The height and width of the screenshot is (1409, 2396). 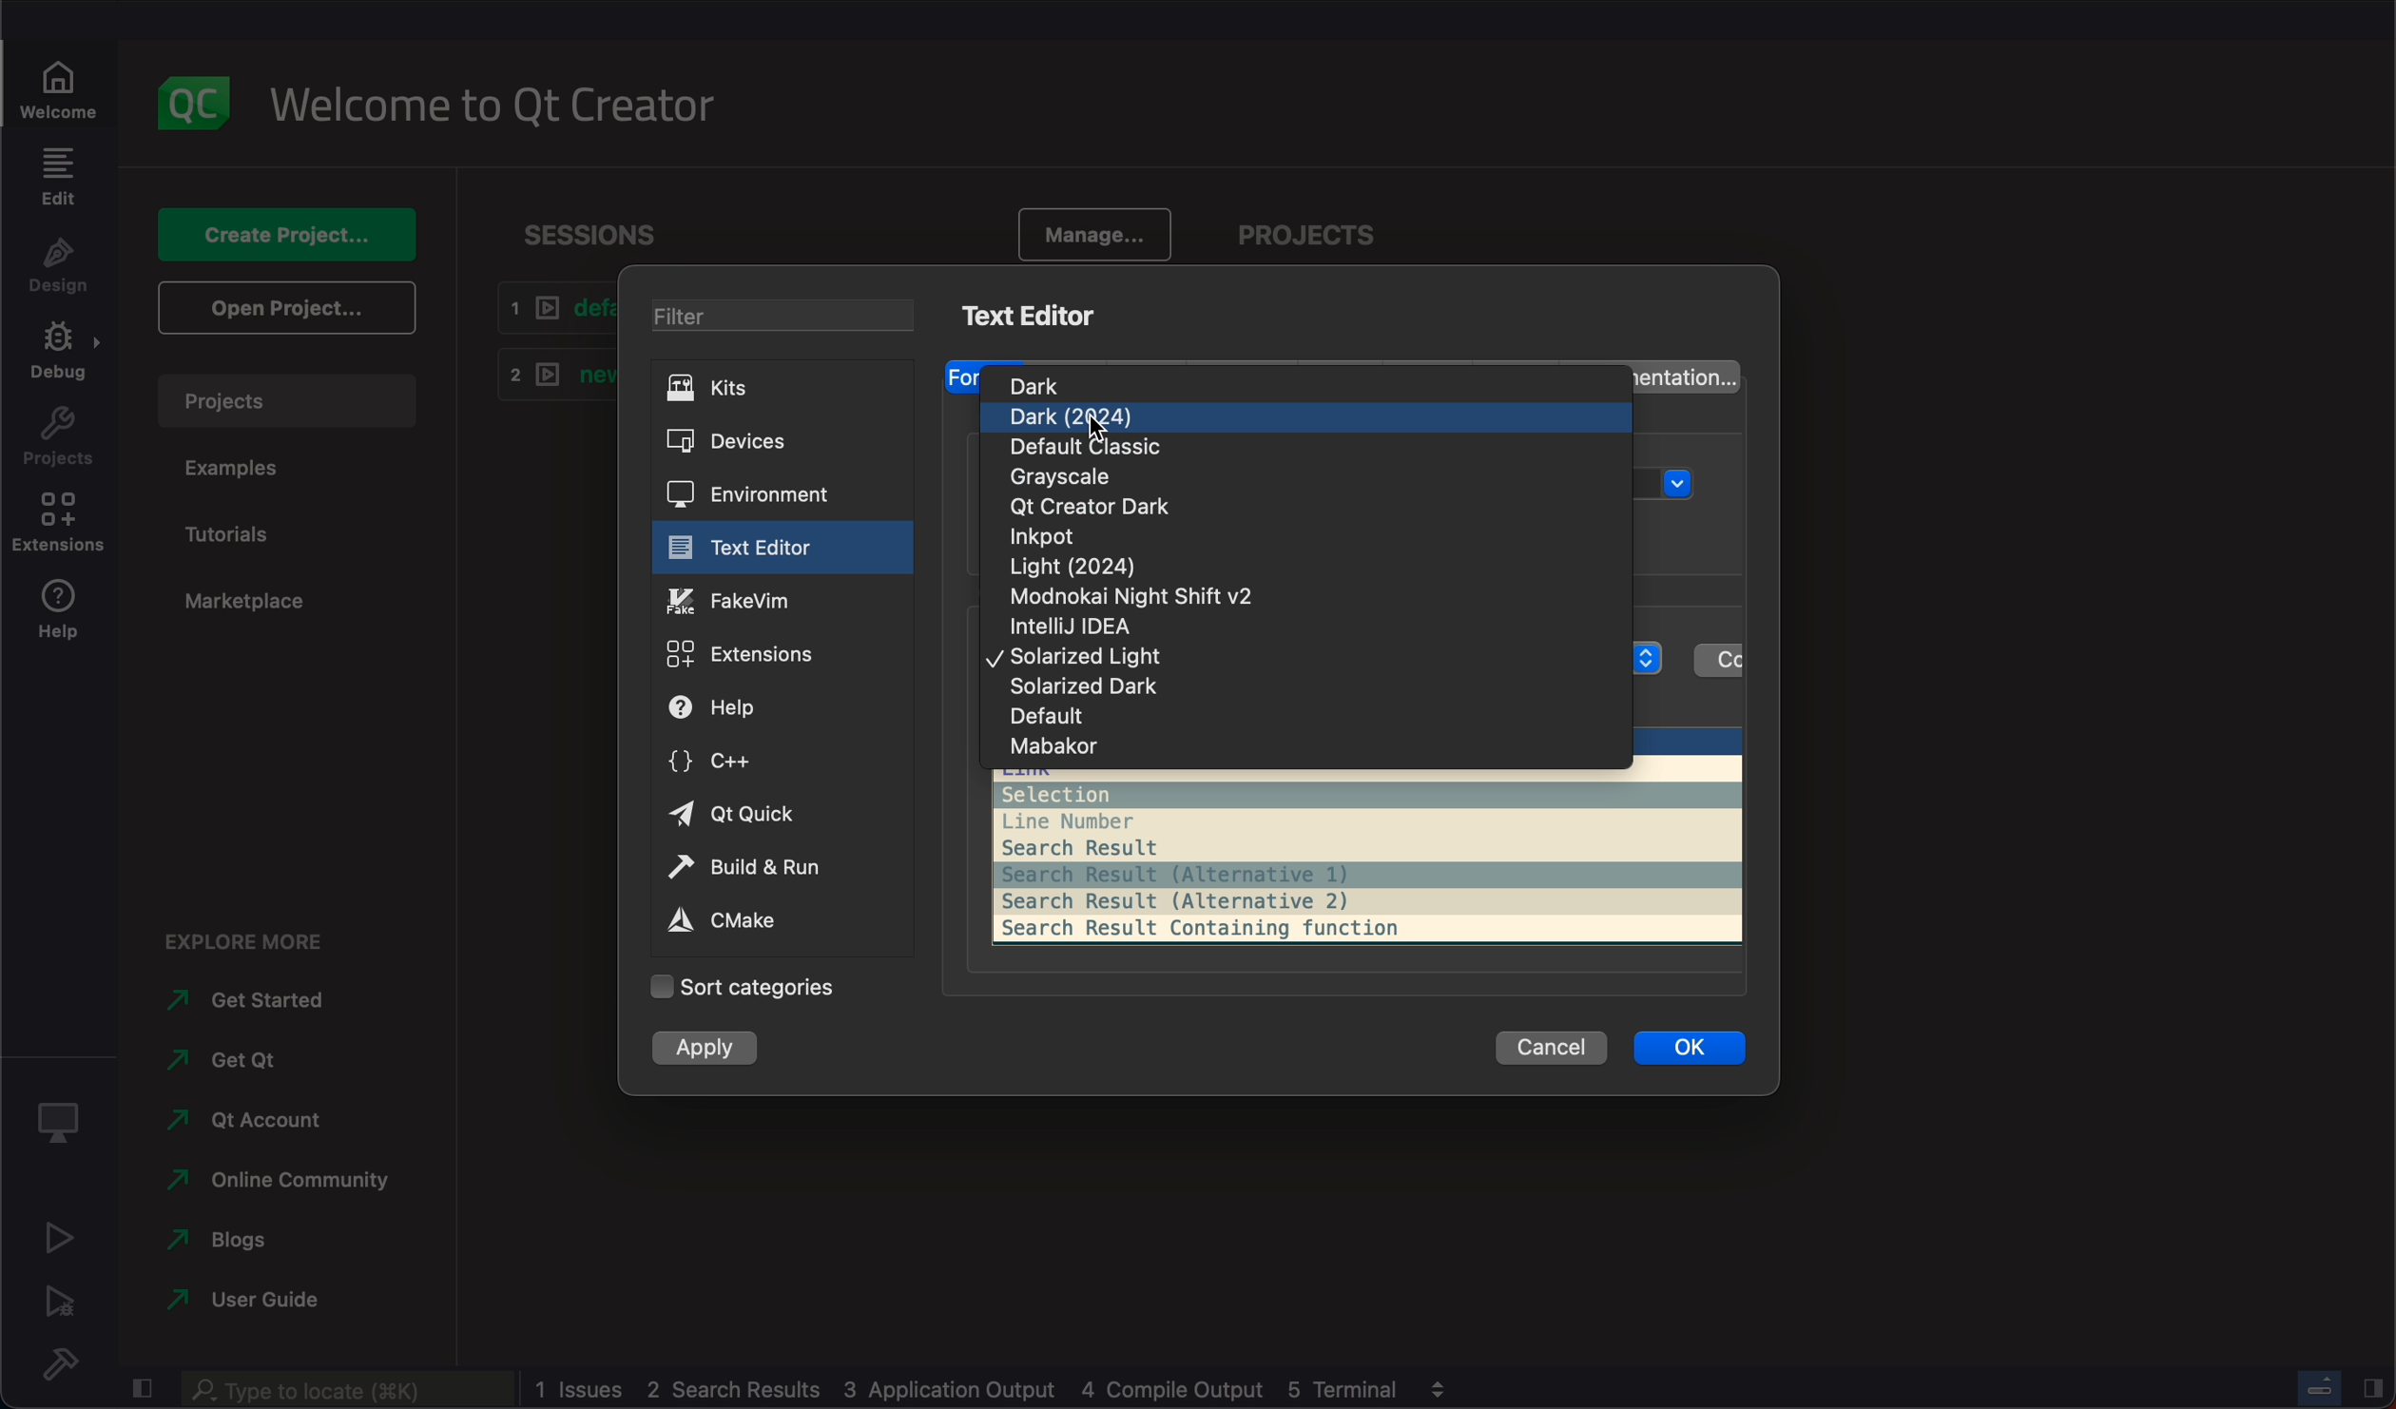 What do you see at coordinates (778, 711) in the screenshot?
I see `help` at bounding box center [778, 711].